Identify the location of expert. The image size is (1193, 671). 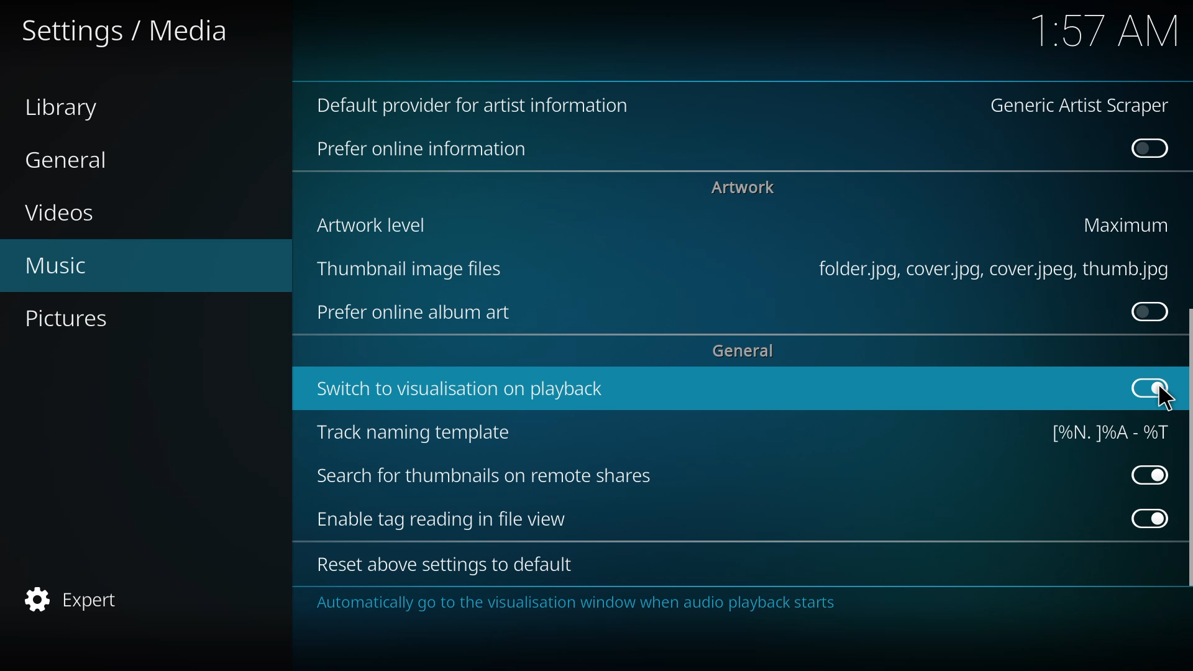
(76, 598).